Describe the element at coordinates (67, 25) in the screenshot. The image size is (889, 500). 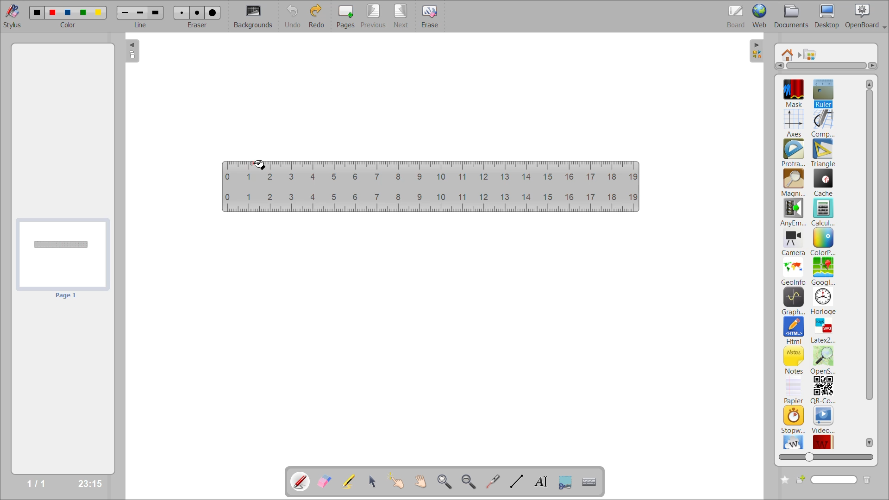
I see `color` at that location.